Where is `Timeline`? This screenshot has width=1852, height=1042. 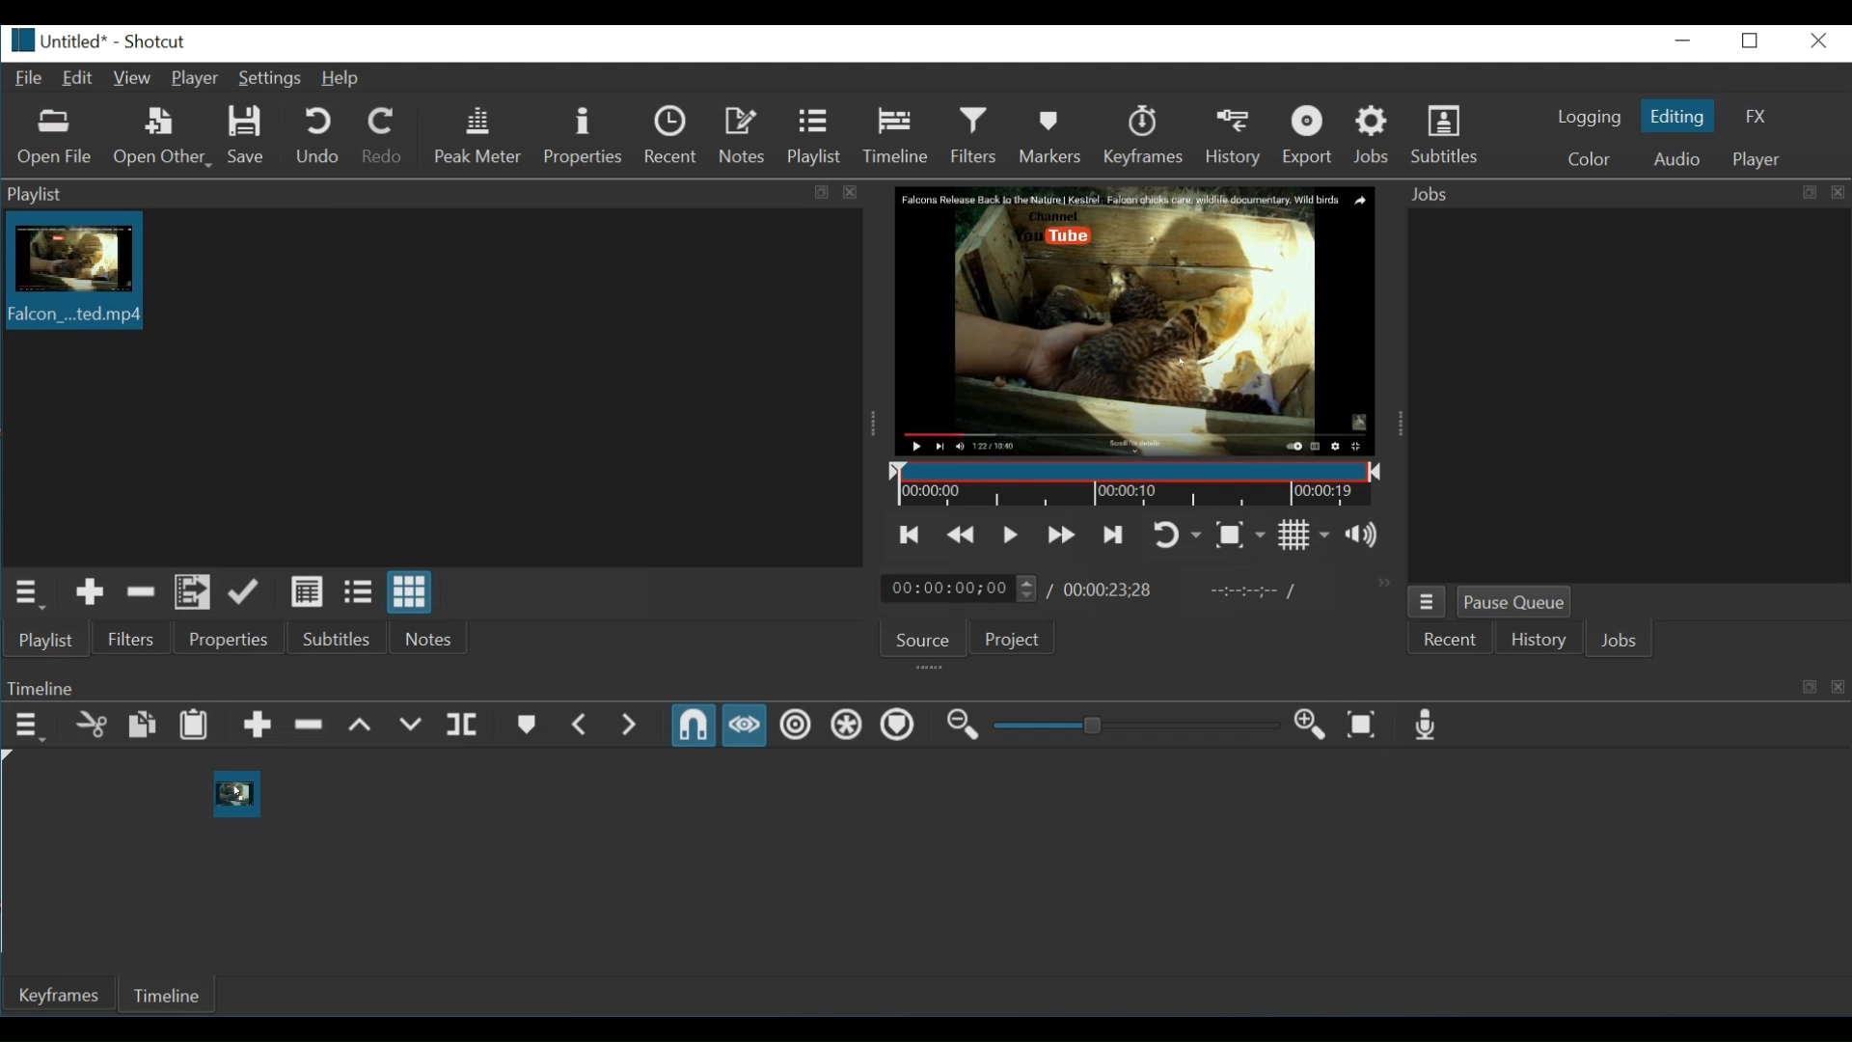
Timeline is located at coordinates (175, 993).